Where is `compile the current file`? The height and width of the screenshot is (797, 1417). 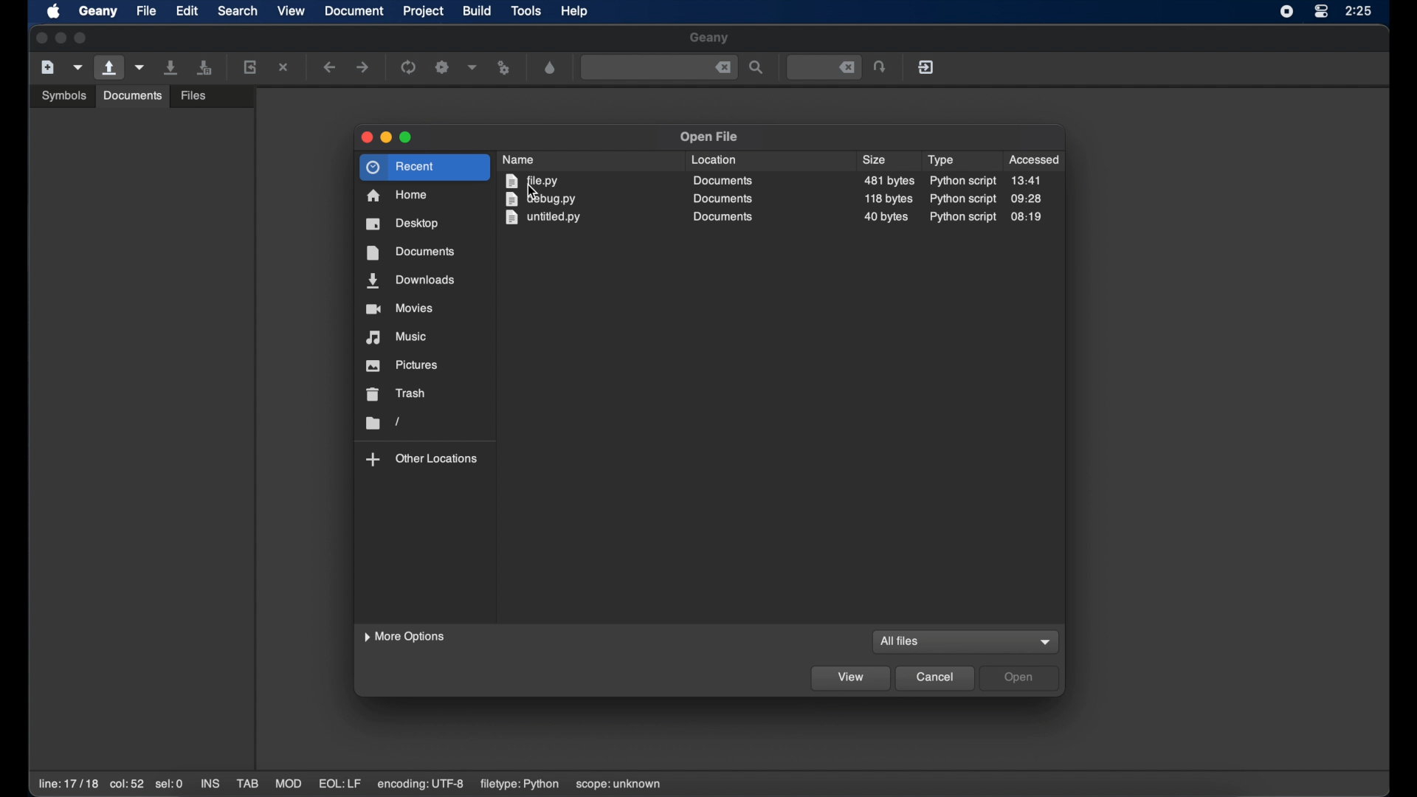 compile the current file is located at coordinates (410, 67).